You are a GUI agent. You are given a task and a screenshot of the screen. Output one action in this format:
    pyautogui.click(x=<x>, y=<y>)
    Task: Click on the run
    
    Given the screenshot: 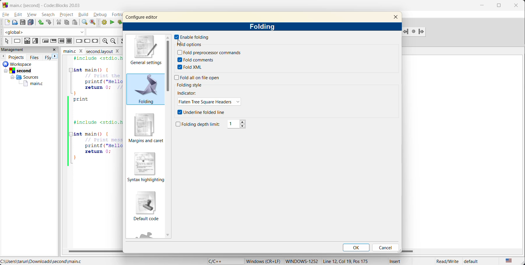 What is the action you would take?
    pyautogui.click(x=112, y=22)
    